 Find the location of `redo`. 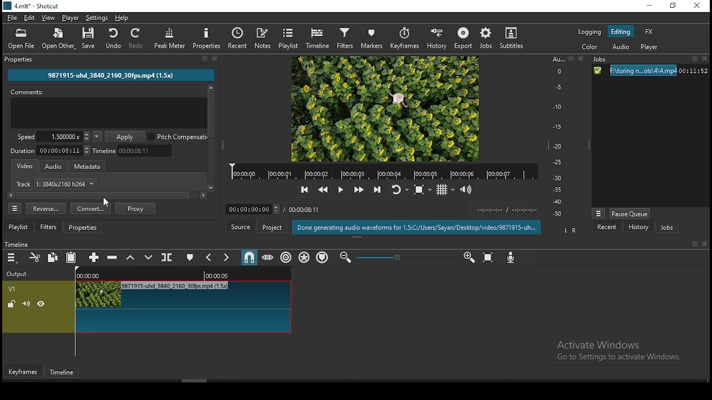

redo is located at coordinates (139, 38).